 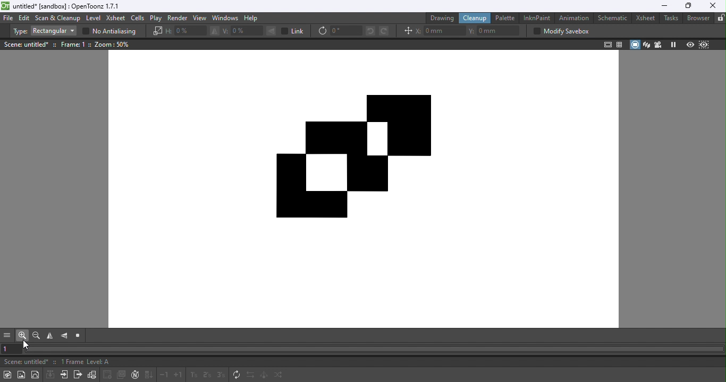 What do you see at coordinates (293, 31) in the screenshot?
I see `Link` at bounding box center [293, 31].